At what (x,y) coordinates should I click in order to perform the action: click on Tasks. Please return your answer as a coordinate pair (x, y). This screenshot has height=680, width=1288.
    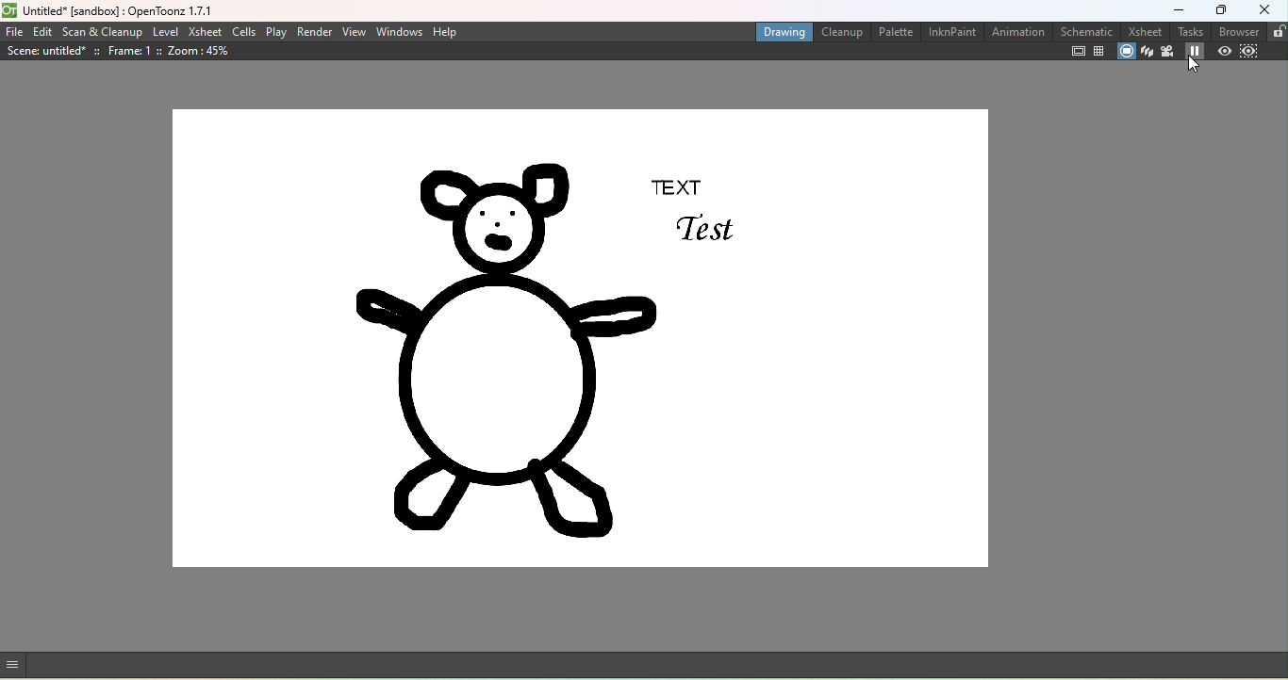
    Looking at the image, I should click on (1189, 29).